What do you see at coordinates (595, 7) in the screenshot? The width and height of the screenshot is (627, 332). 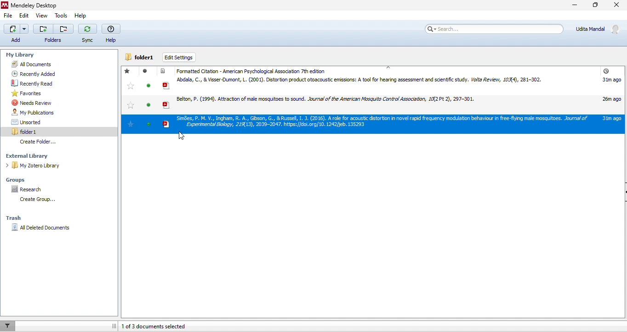 I see `maximize` at bounding box center [595, 7].